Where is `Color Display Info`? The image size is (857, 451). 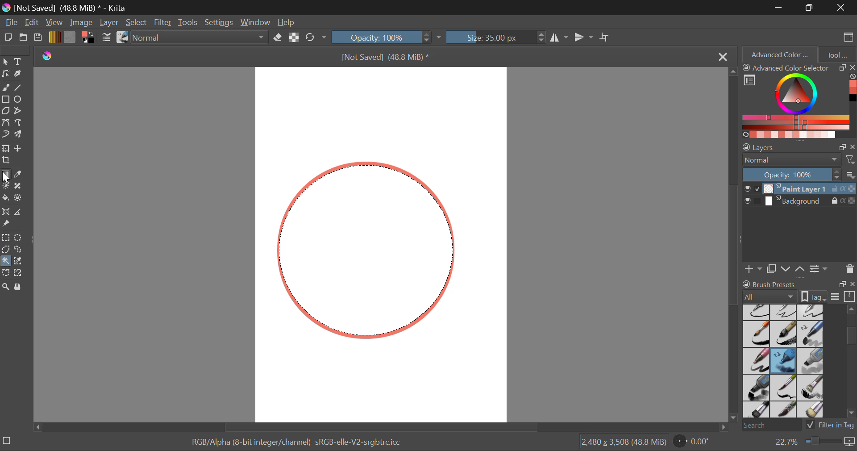 Color Display Info is located at coordinates (300, 444).